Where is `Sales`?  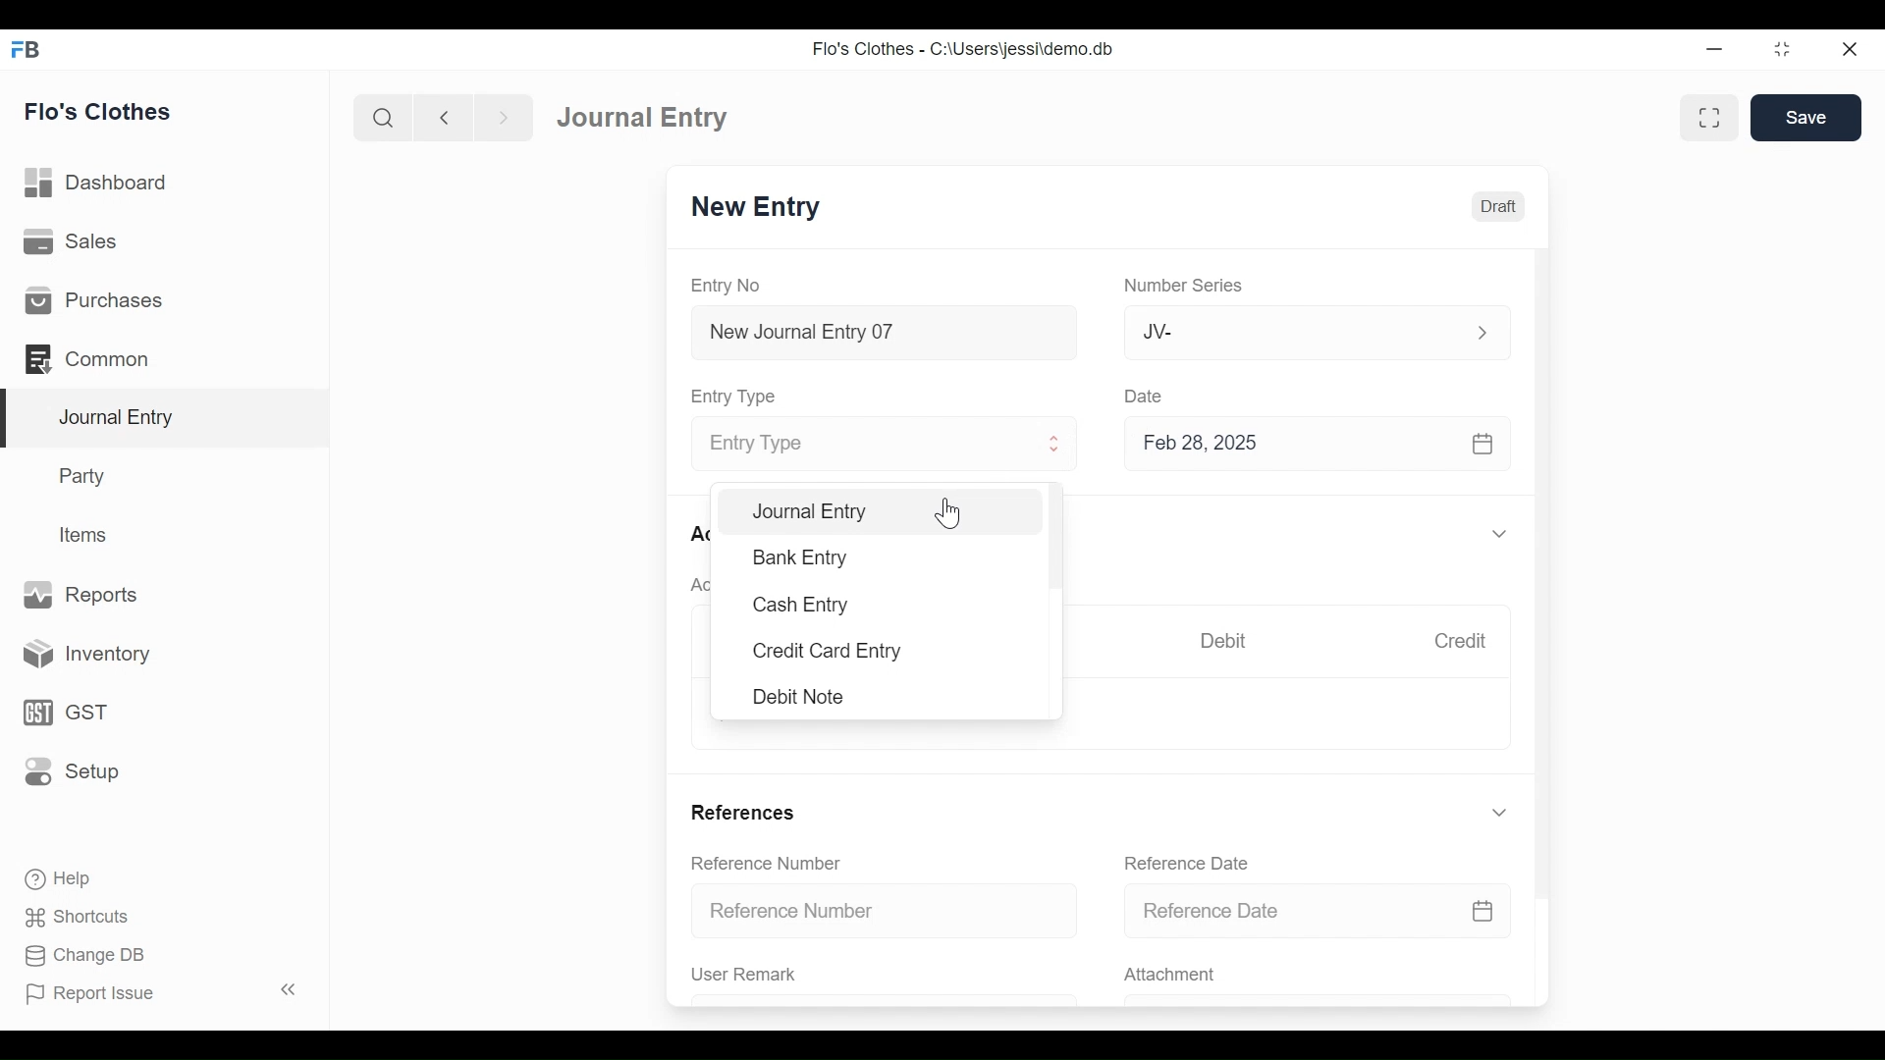 Sales is located at coordinates (74, 240).